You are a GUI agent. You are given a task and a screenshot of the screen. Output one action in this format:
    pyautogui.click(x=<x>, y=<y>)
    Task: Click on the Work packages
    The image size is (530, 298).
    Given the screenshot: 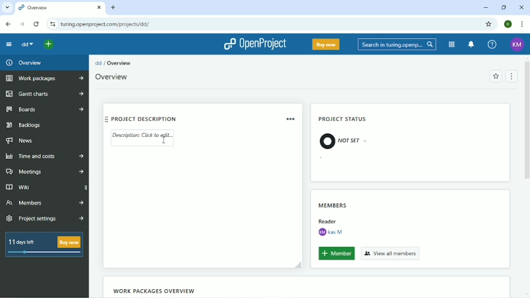 What is the action you would take?
    pyautogui.click(x=43, y=79)
    